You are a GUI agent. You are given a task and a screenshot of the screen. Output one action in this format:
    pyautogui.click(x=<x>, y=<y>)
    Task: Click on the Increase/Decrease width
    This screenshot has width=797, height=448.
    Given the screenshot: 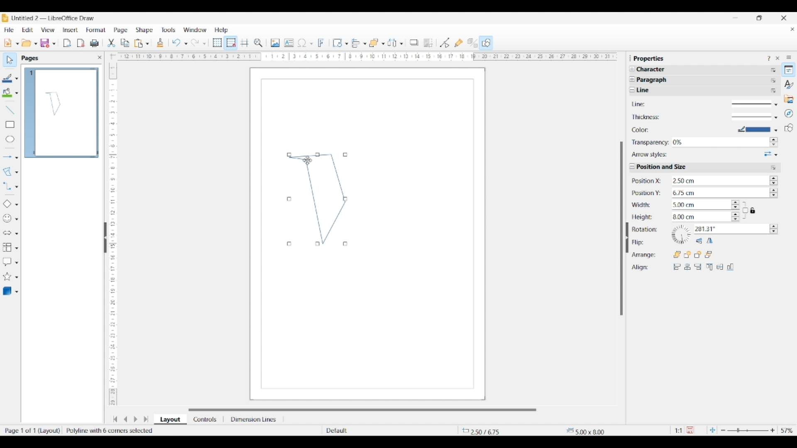 What is the action you would take?
    pyautogui.click(x=736, y=205)
    